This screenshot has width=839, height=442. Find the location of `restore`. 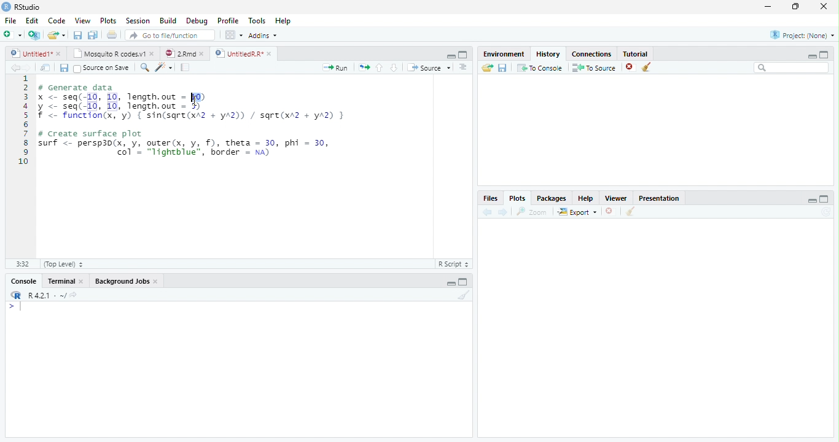

restore is located at coordinates (795, 6).